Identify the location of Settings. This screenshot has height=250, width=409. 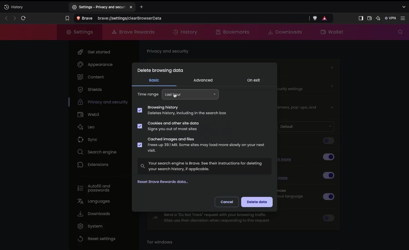
(80, 32).